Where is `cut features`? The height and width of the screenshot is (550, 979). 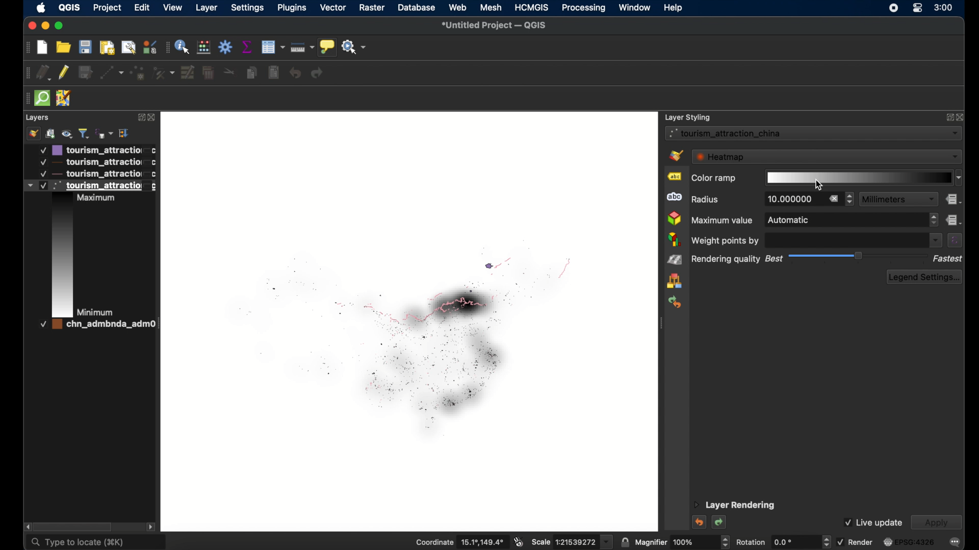 cut features is located at coordinates (229, 72).